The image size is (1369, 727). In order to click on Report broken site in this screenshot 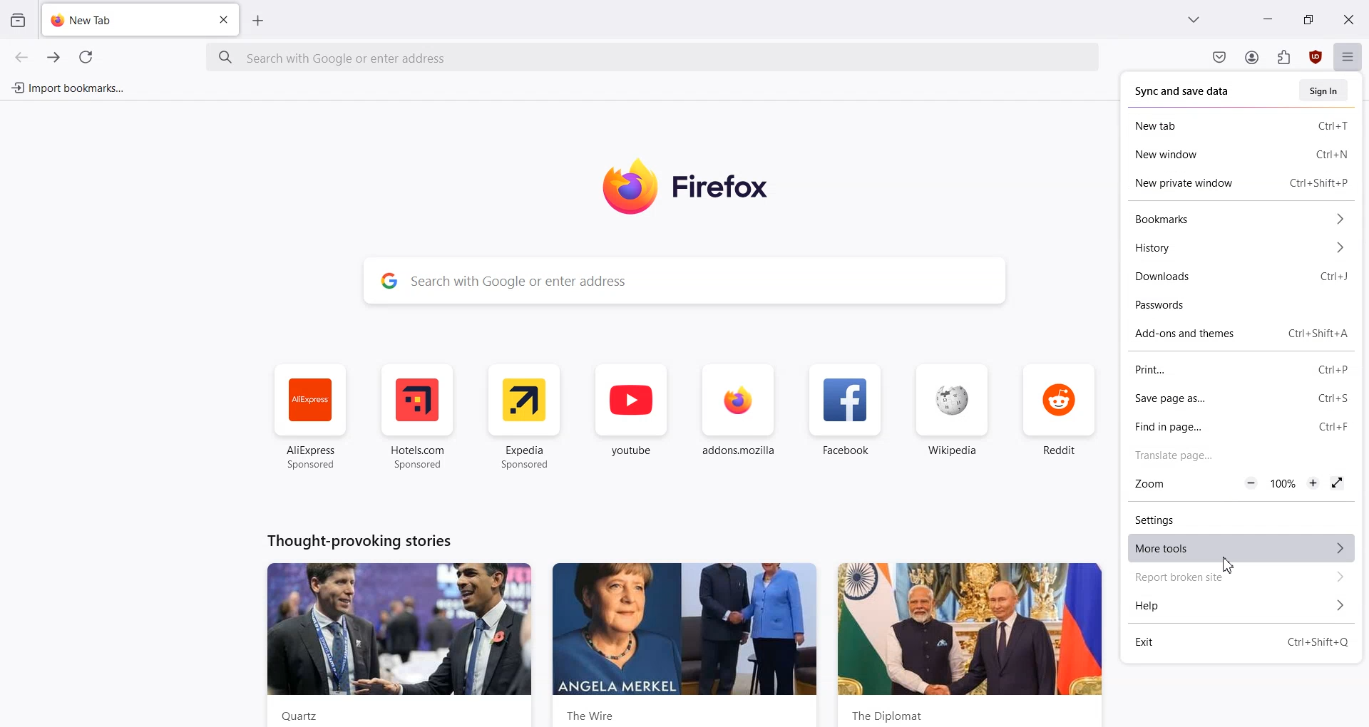, I will do `click(1237, 578)`.